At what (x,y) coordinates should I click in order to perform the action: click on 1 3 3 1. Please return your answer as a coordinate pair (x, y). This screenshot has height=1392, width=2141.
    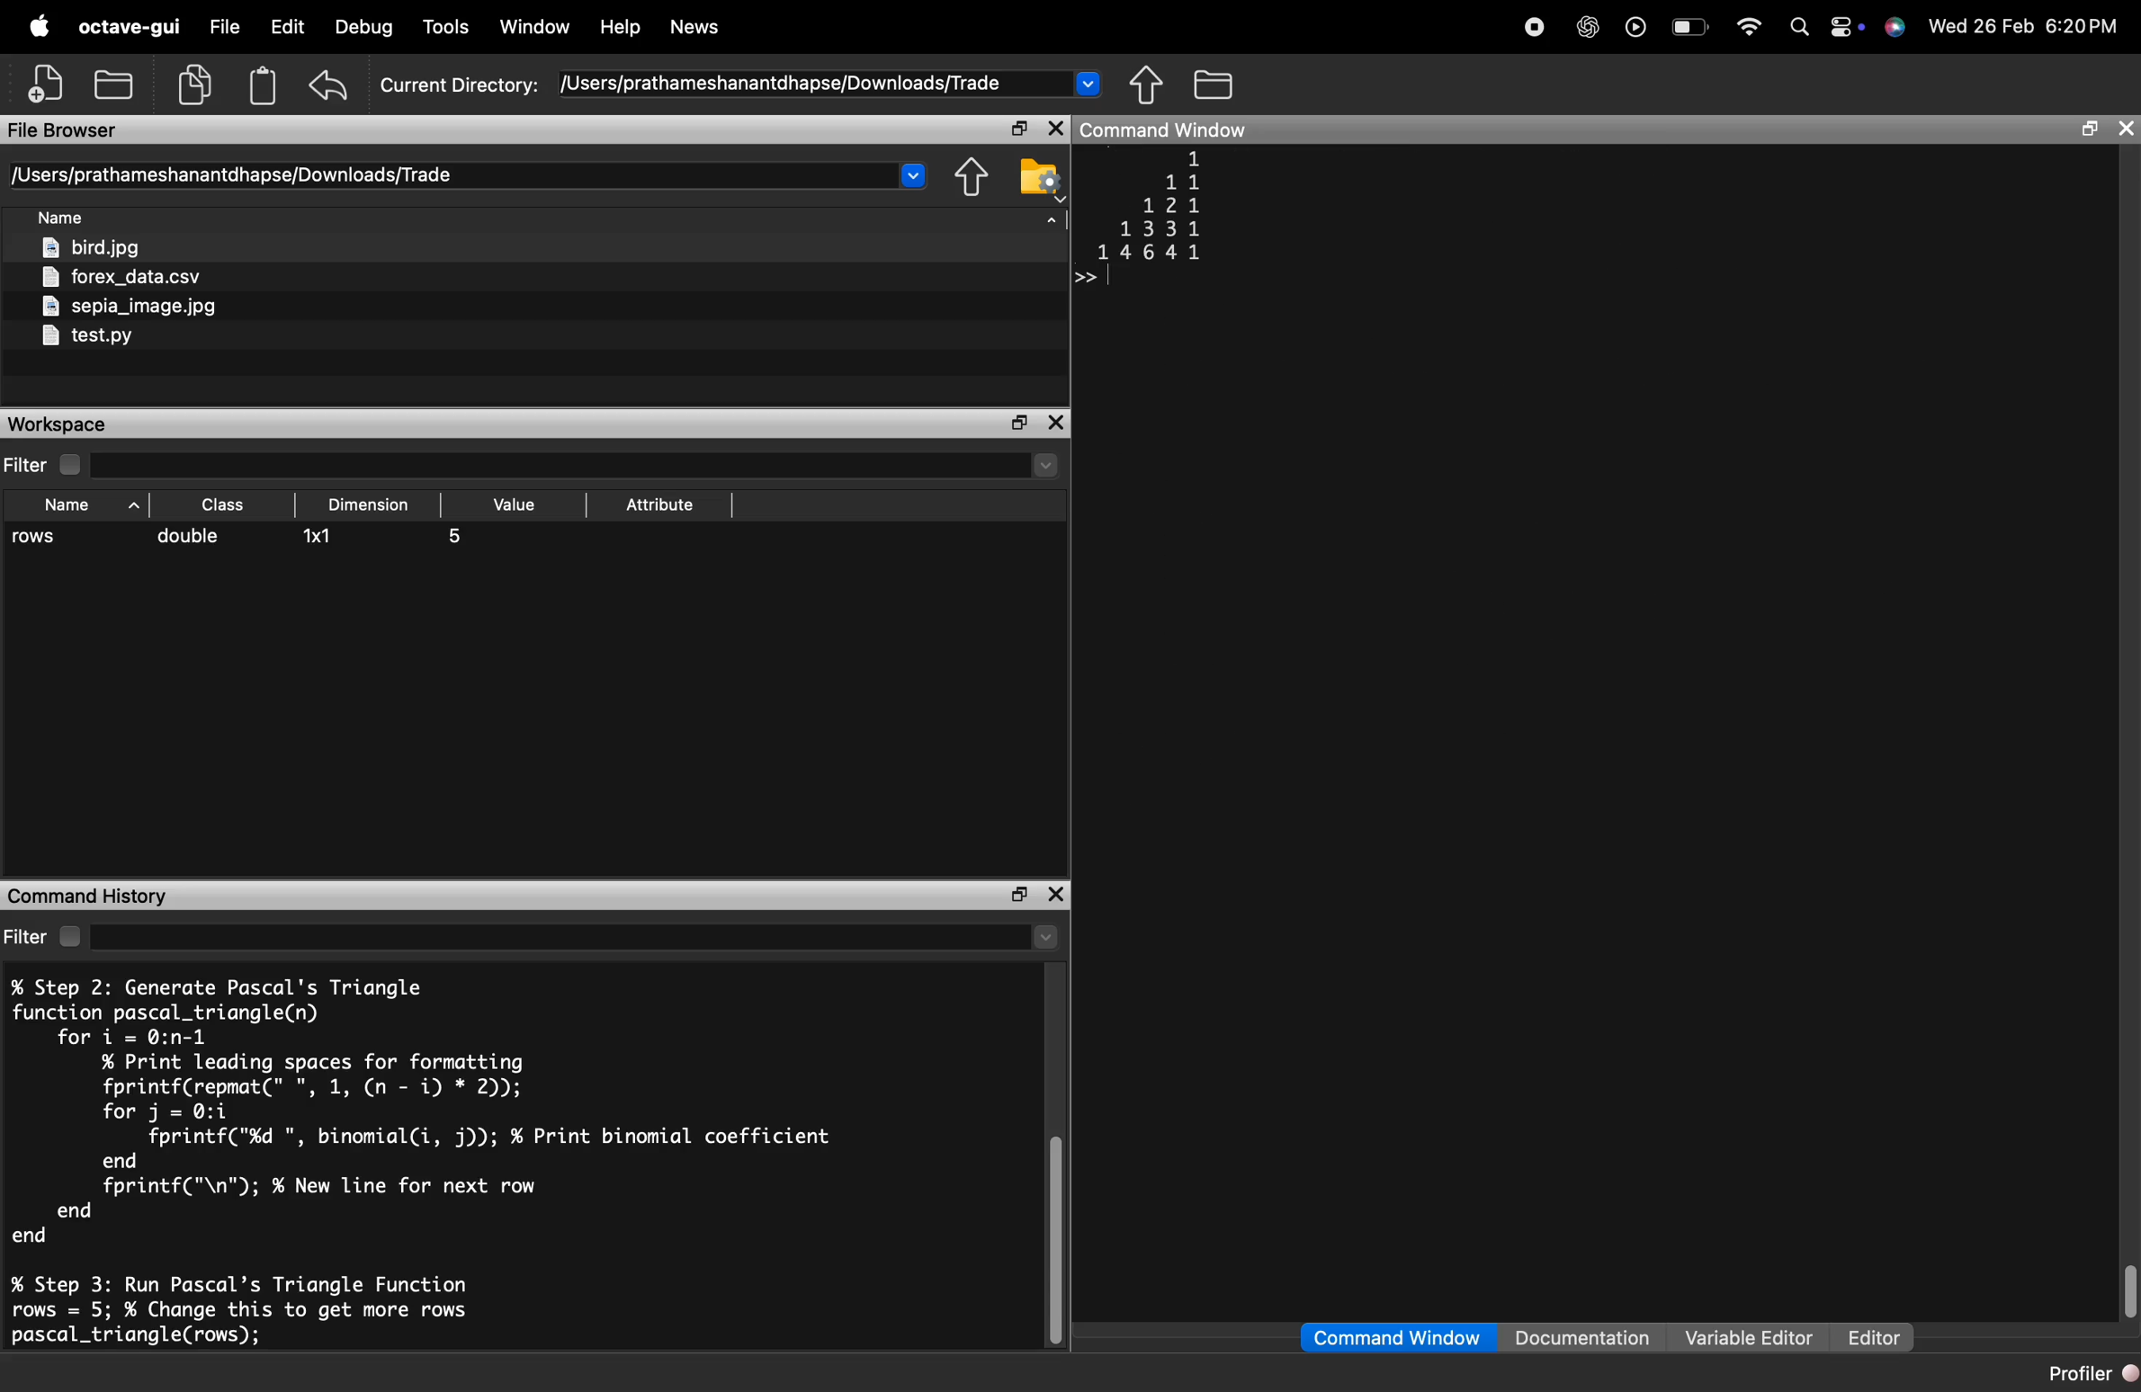
    Looking at the image, I should click on (1159, 228).